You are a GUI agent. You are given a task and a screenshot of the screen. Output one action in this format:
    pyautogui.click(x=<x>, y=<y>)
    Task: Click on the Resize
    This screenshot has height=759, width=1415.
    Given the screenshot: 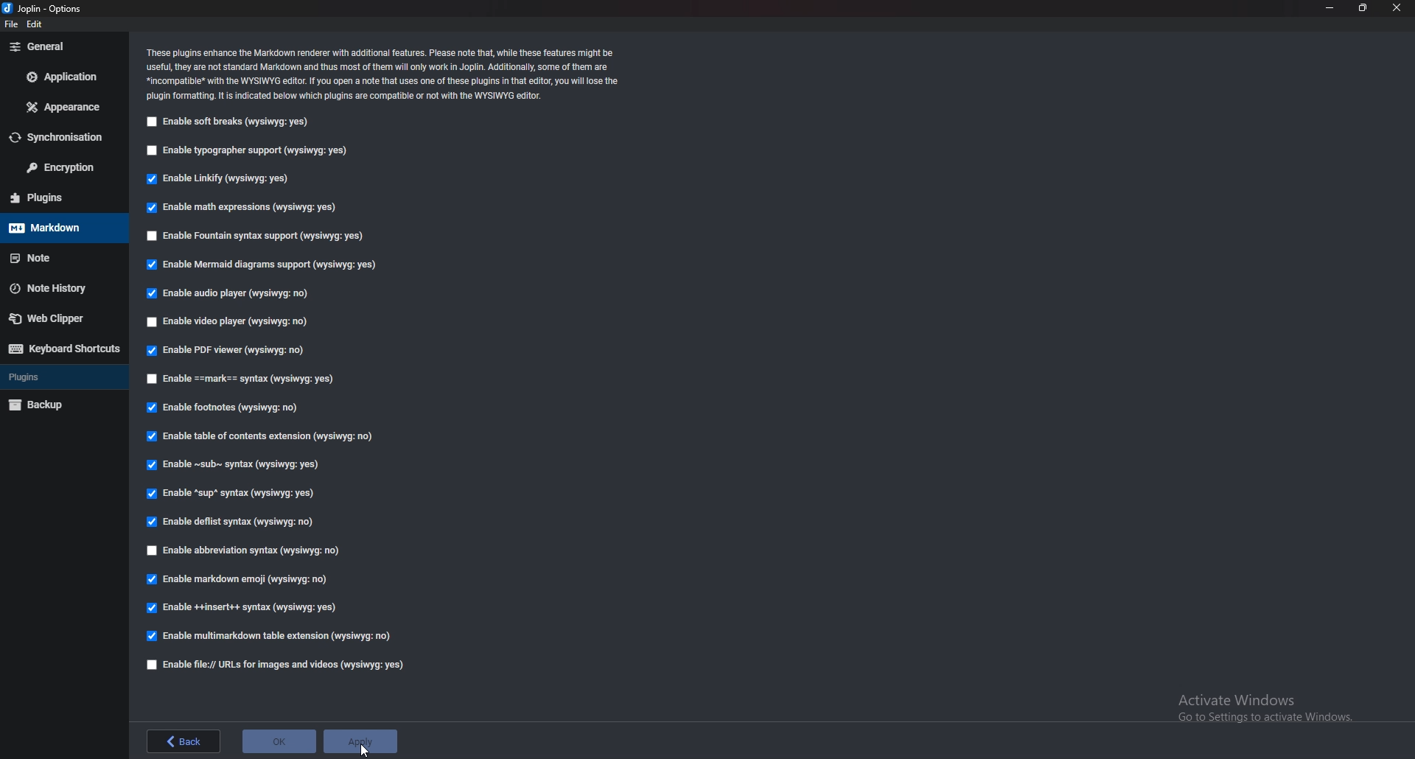 What is the action you would take?
    pyautogui.click(x=1363, y=8)
    